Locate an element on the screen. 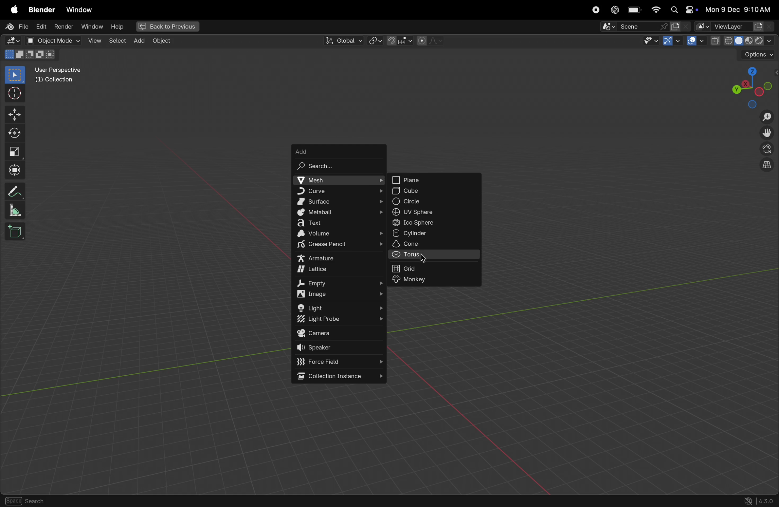 Image resolution: width=779 pixels, height=507 pixels. monkey is located at coordinates (436, 280).